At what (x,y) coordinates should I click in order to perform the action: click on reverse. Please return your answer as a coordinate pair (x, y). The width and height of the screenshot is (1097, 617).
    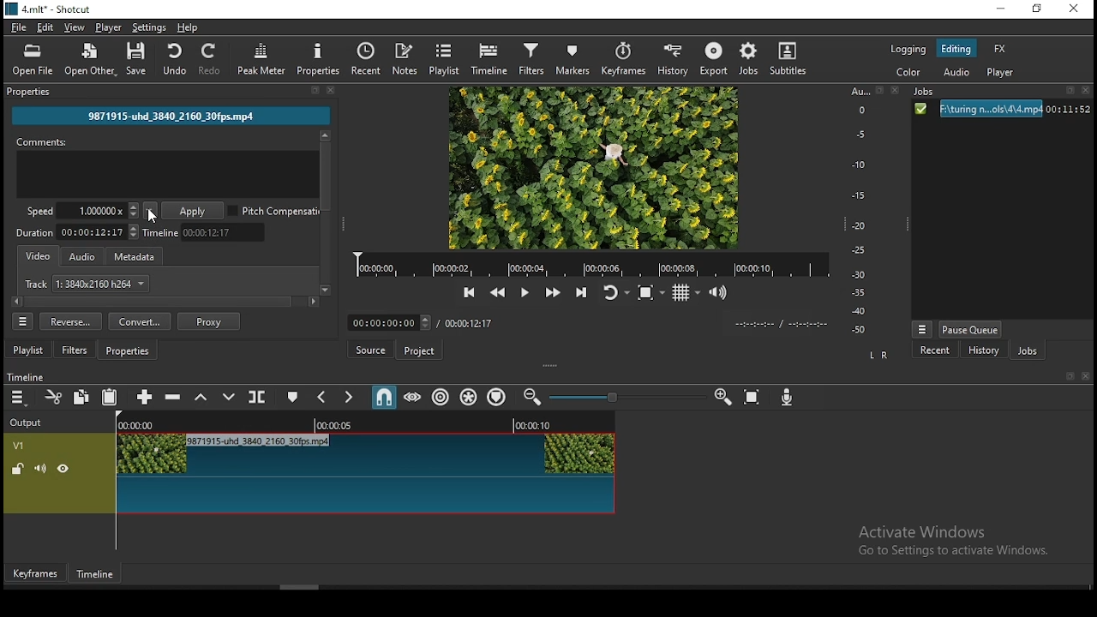
    Looking at the image, I should click on (71, 321).